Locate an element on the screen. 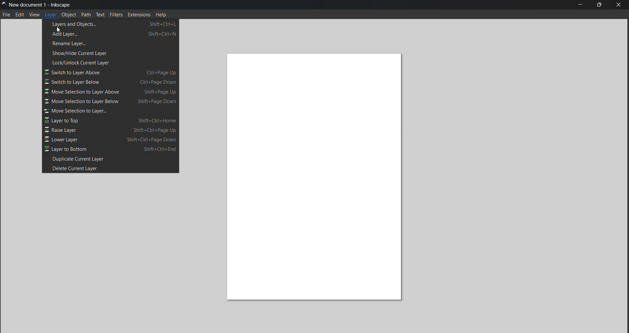 The height and width of the screenshot is (333, 629). show/hide current layer is located at coordinates (81, 53).